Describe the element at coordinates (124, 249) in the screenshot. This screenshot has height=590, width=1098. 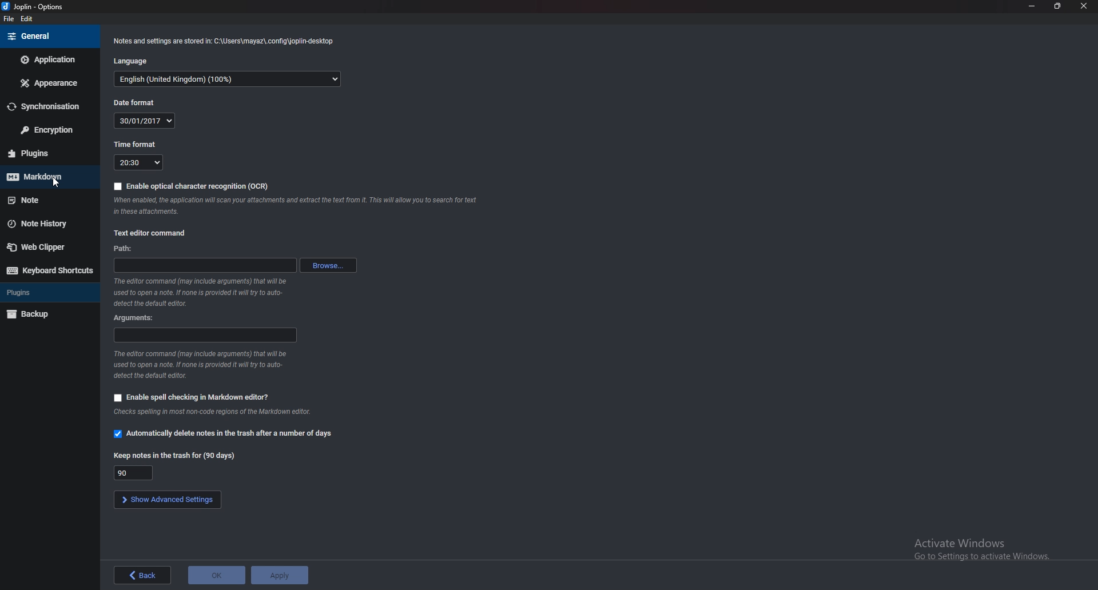
I see `path` at that location.